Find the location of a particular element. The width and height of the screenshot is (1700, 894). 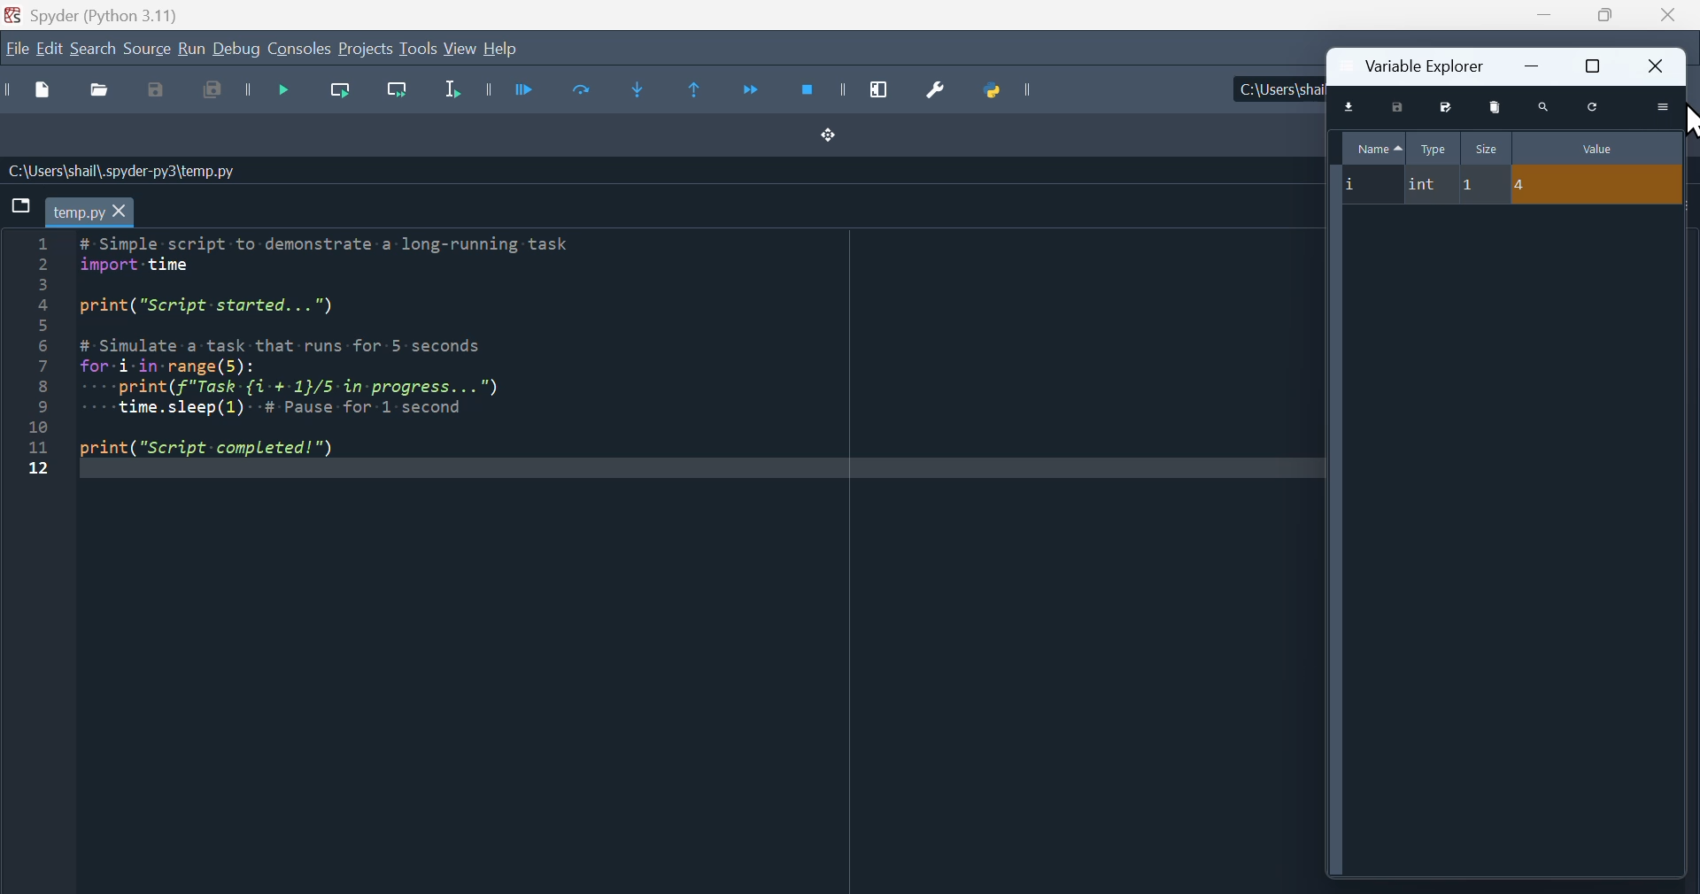

search variable names and types is located at coordinates (1546, 105).